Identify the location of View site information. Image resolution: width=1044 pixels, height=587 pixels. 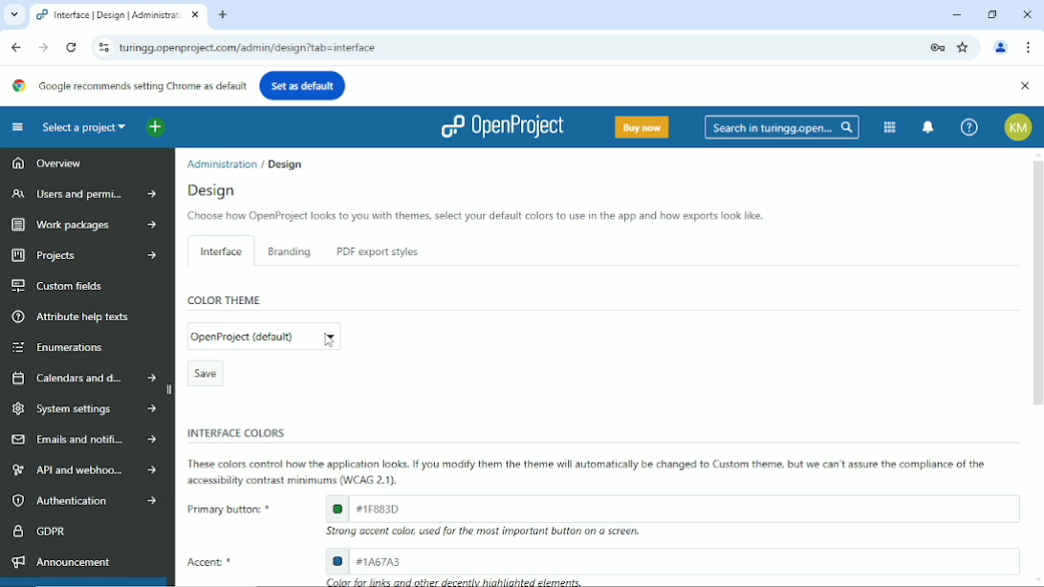
(101, 47).